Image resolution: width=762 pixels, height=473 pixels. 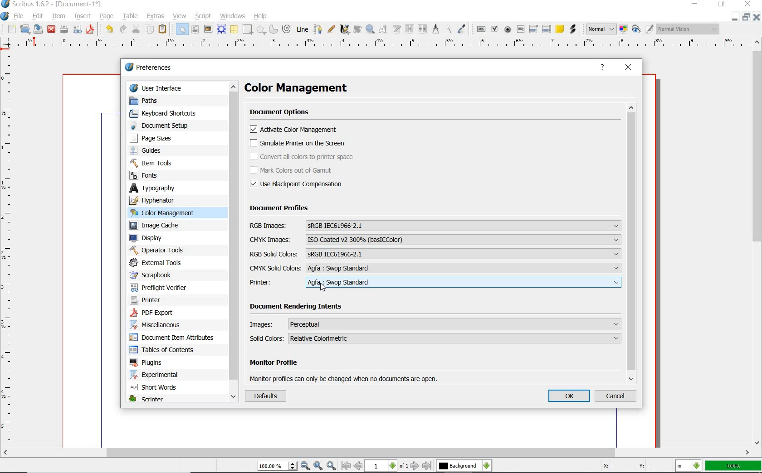 What do you see at coordinates (626, 467) in the screenshot?
I see `coordinates` at bounding box center [626, 467].